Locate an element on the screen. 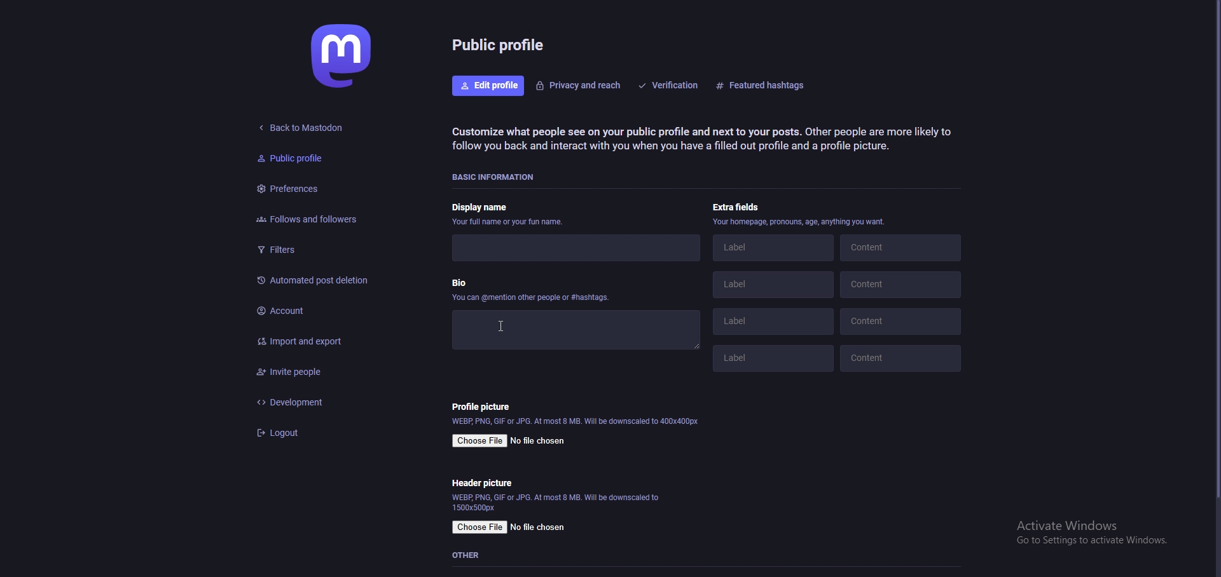 The image size is (1221, 577). account is located at coordinates (321, 311).